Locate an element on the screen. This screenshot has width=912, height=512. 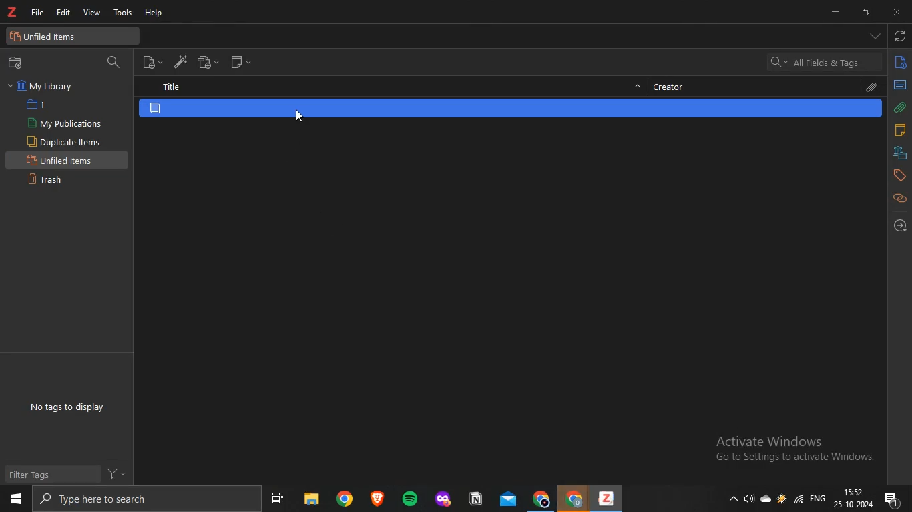
speakers is located at coordinates (750, 499).